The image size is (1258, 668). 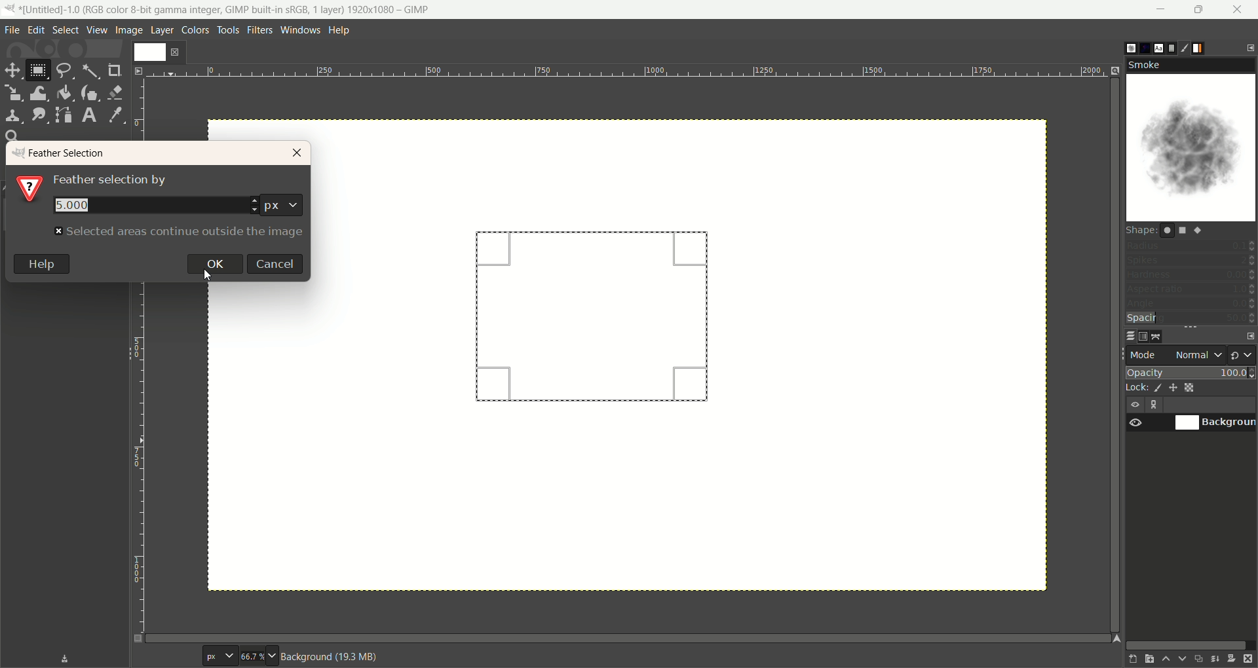 What do you see at coordinates (92, 72) in the screenshot?
I see `fuzzy select tool` at bounding box center [92, 72].